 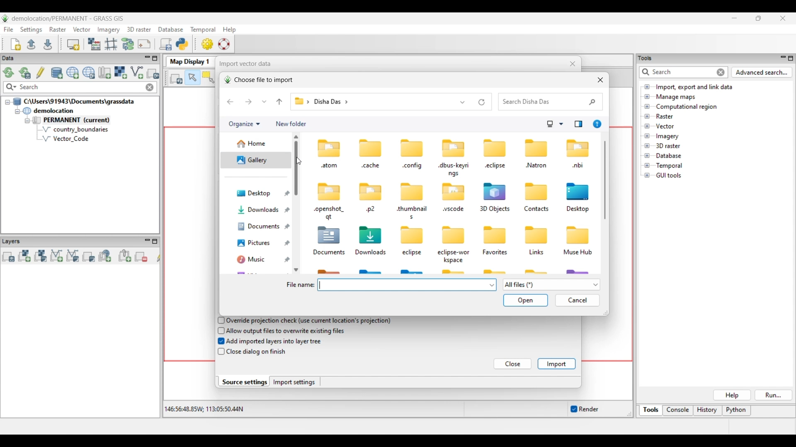 What do you see at coordinates (647, 166) in the screenshot?
I see `Click to open Temporal` at bounding box center [647, 166].